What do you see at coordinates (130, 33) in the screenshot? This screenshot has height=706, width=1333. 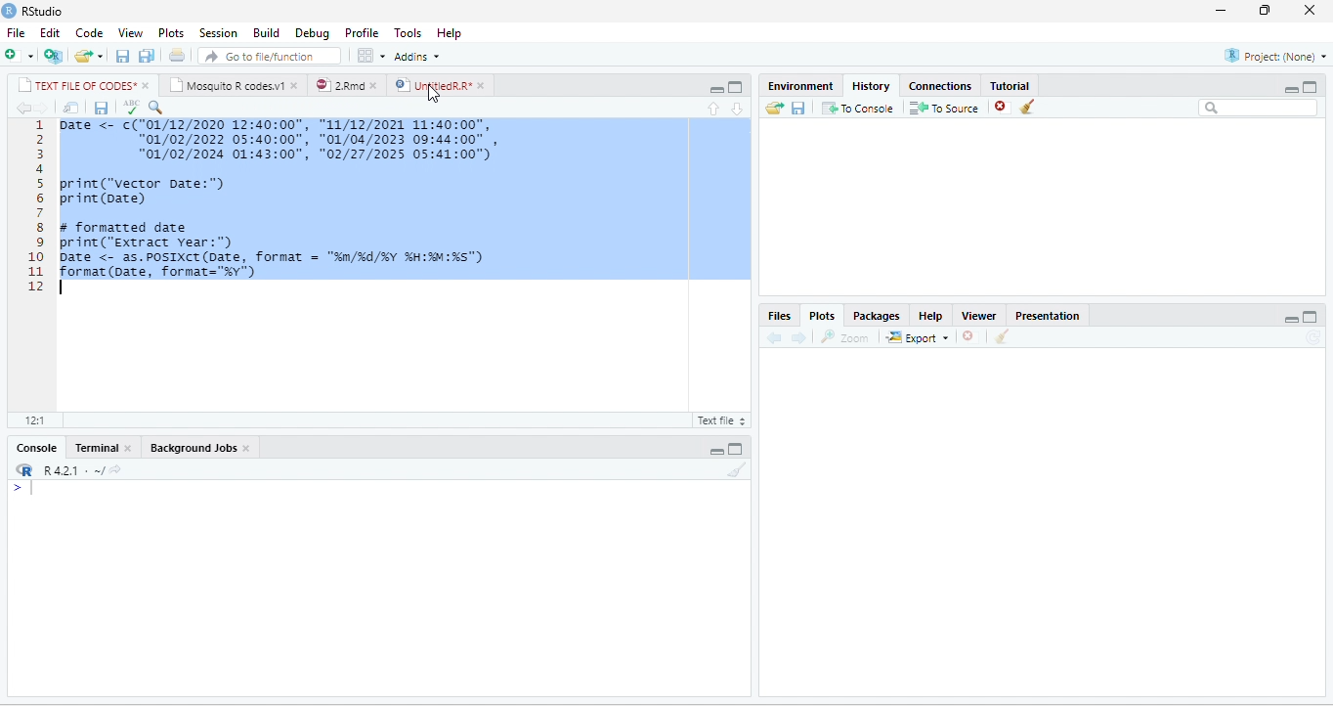 I see `View` at bounding box center [130, 33].